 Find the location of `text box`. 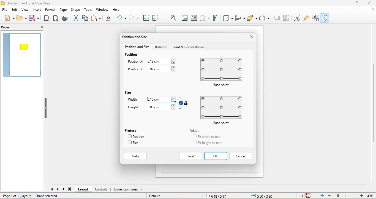

text box is located at coordinates (194, 18).